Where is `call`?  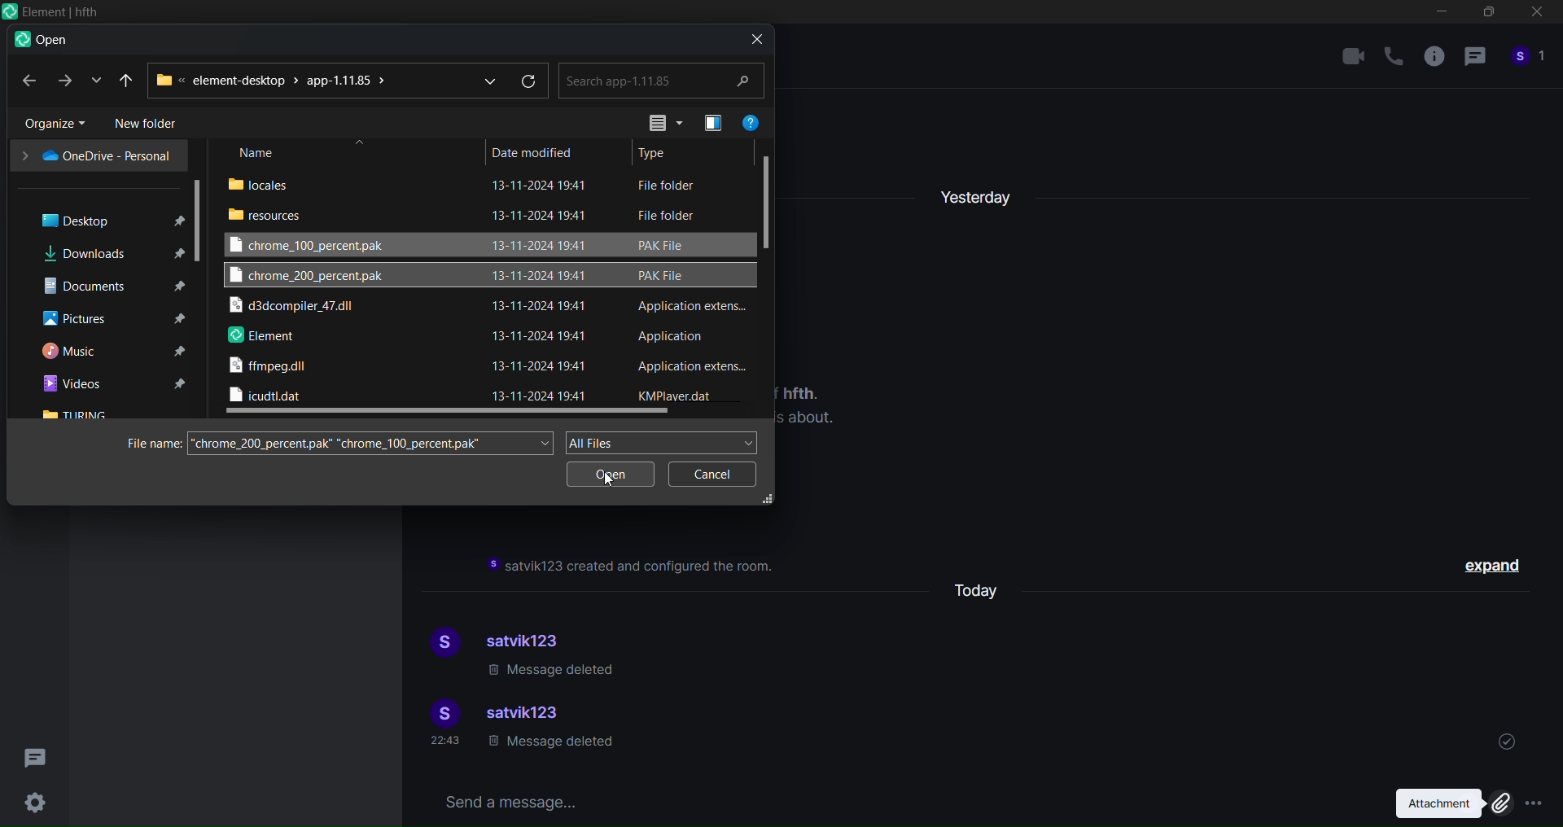 call is located at coordinates (1394, 57).